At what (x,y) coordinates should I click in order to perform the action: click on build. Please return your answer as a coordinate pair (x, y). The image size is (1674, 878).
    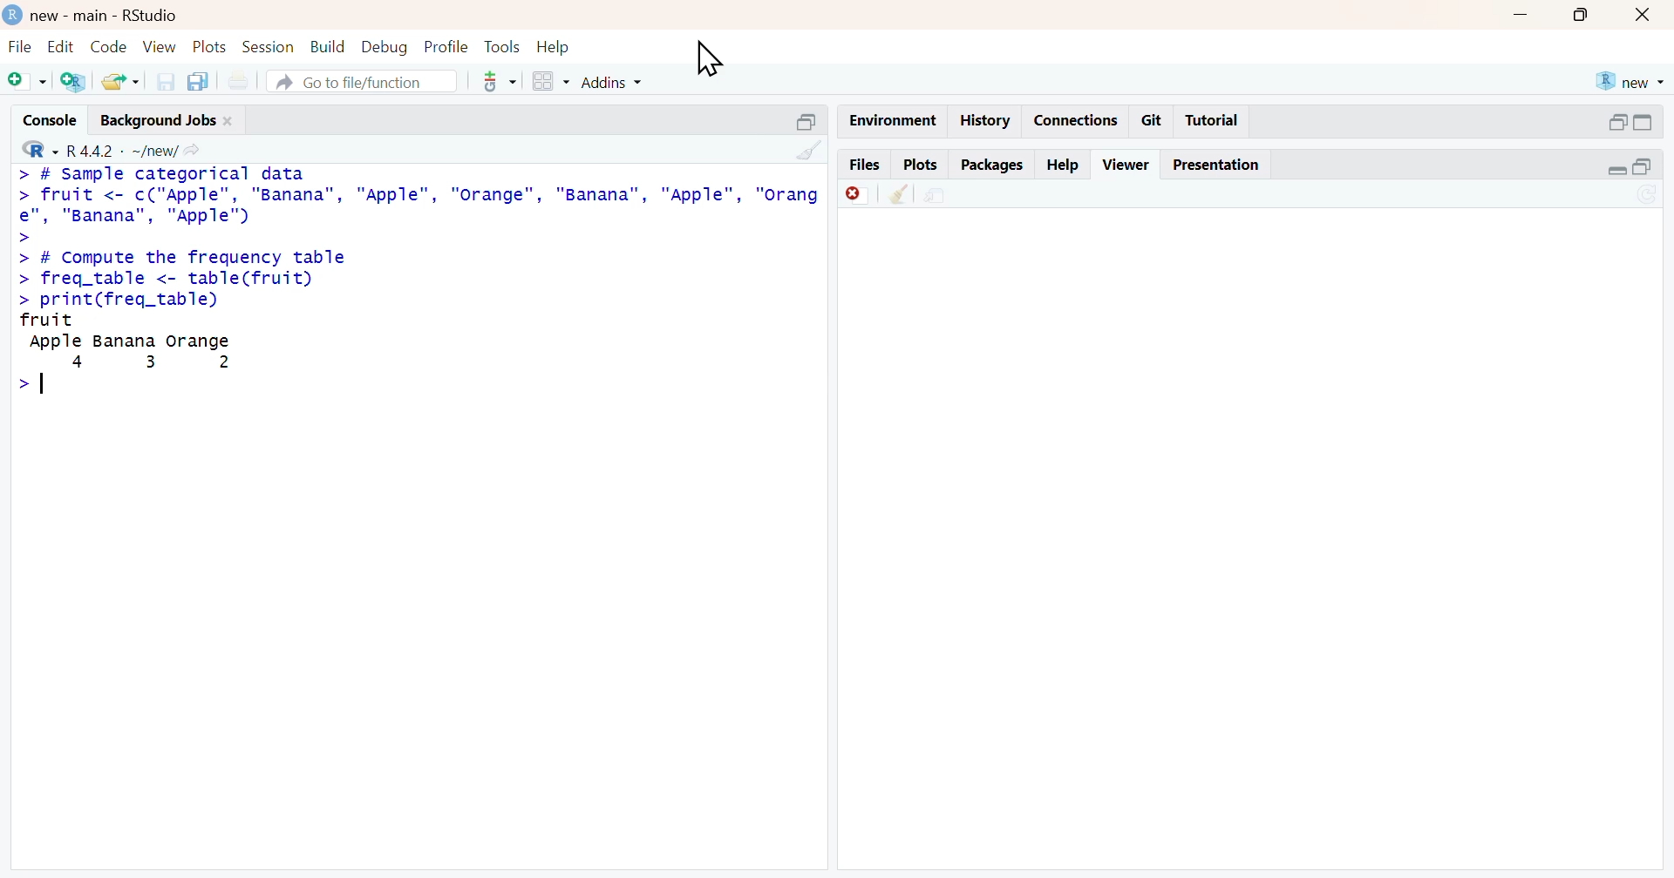
    Looking at the image, I should click on (327, 48).